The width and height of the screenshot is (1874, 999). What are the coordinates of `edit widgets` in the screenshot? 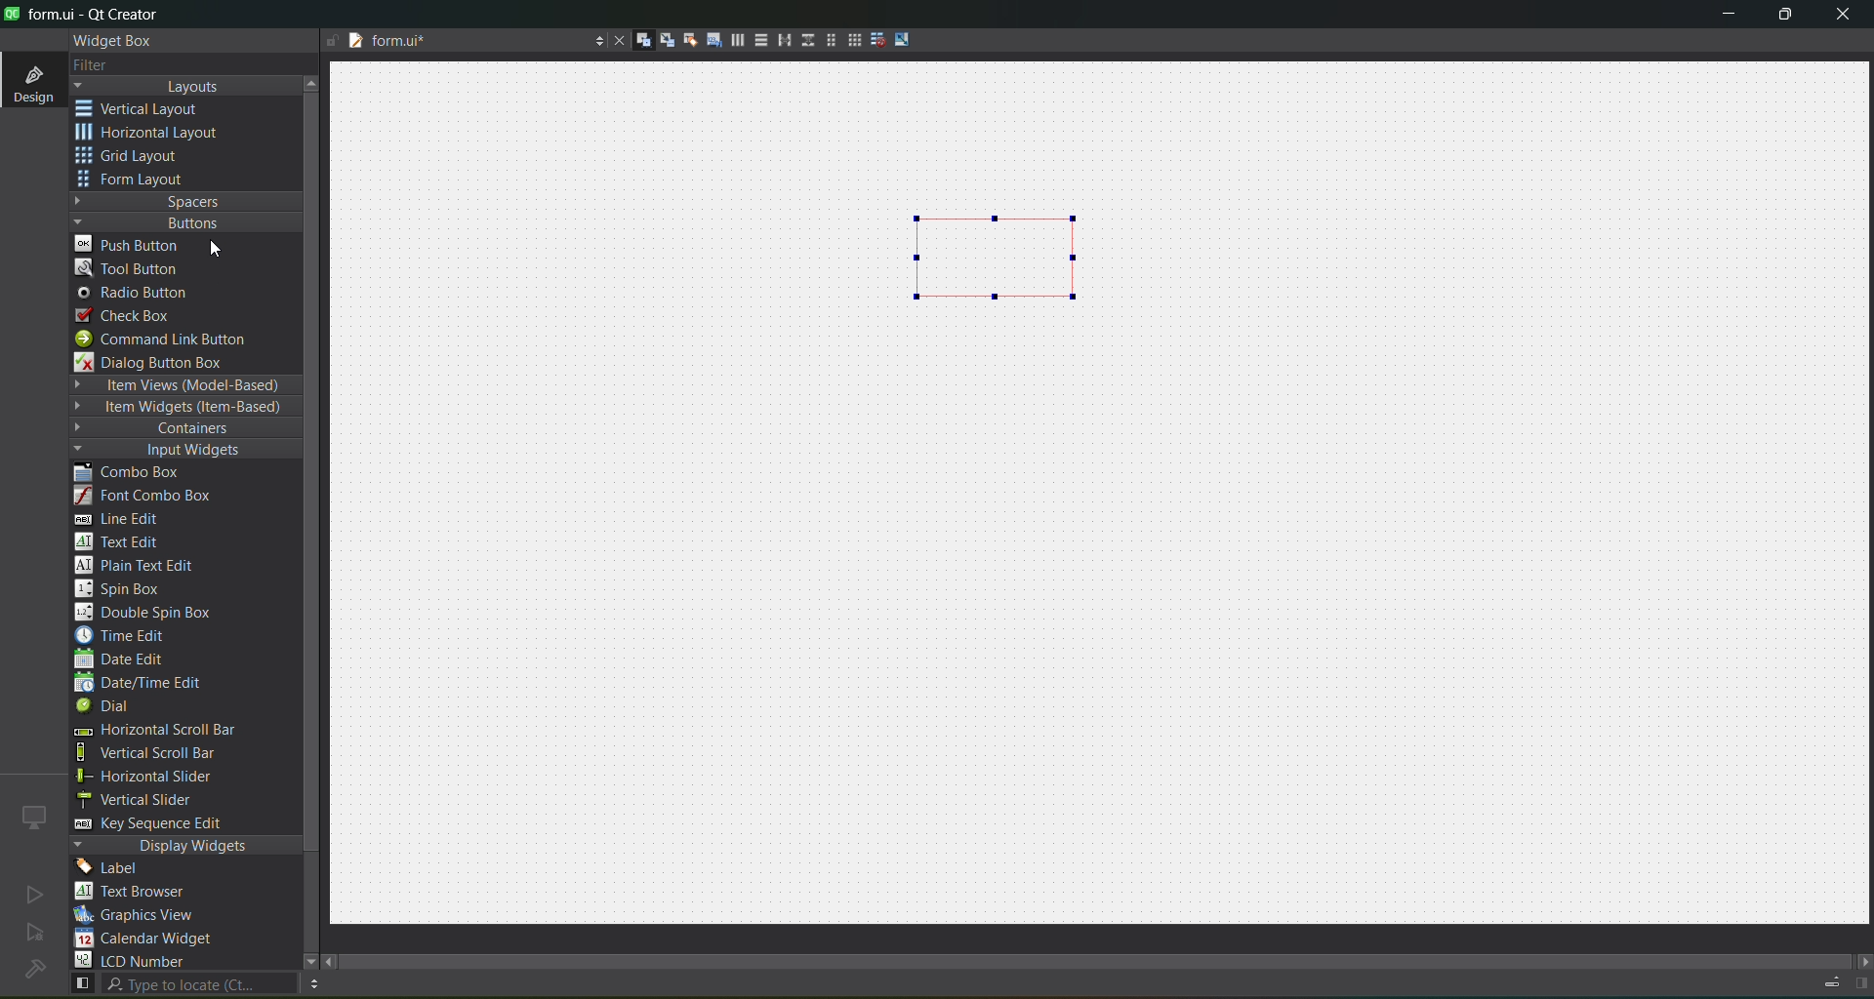 It's located at (635, 41).